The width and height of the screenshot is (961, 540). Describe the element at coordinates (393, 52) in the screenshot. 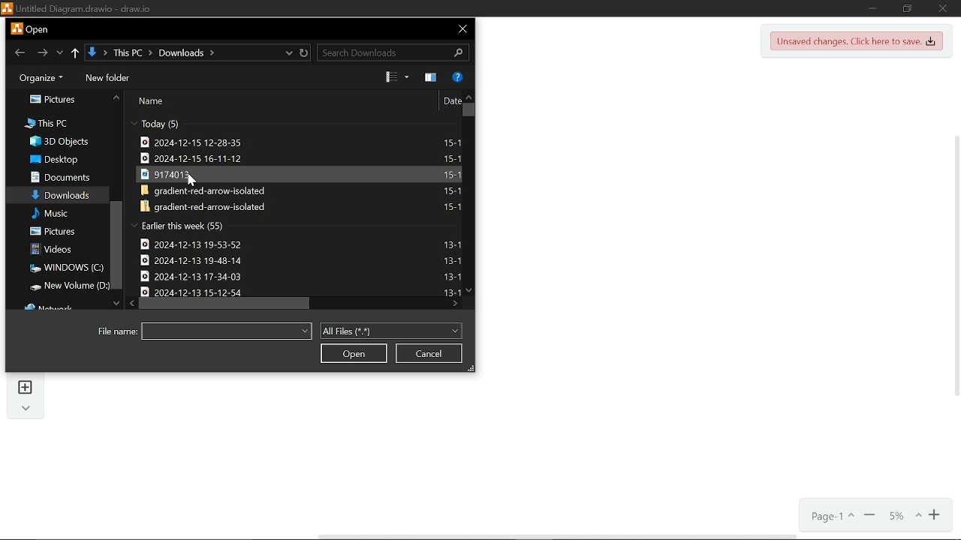

I see `Search` at that location.